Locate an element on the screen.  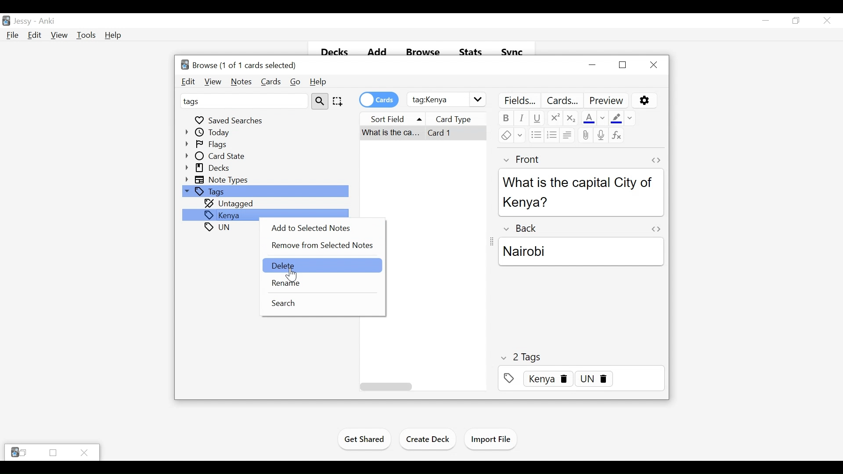
Options is located at coordinates (644, 100).